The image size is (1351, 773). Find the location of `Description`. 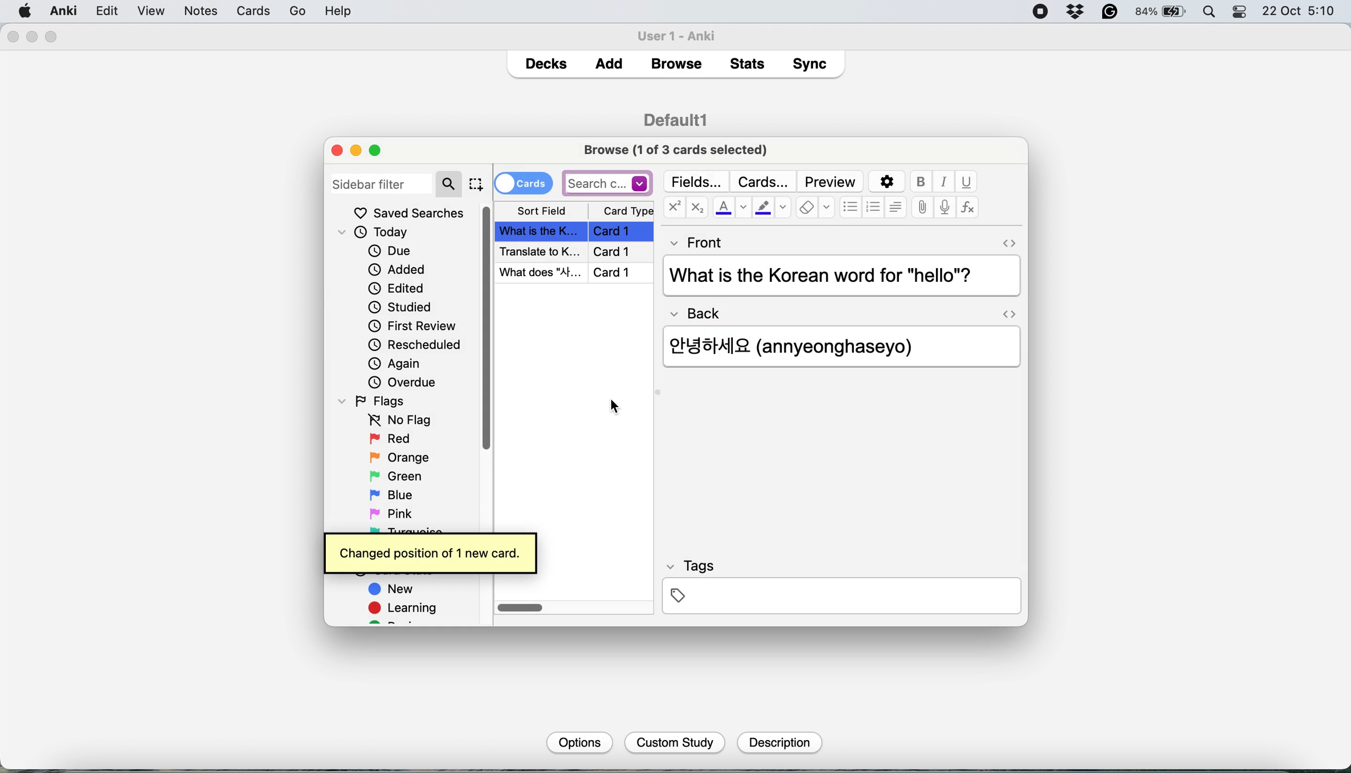

Description is located at coordinates (778, 743).